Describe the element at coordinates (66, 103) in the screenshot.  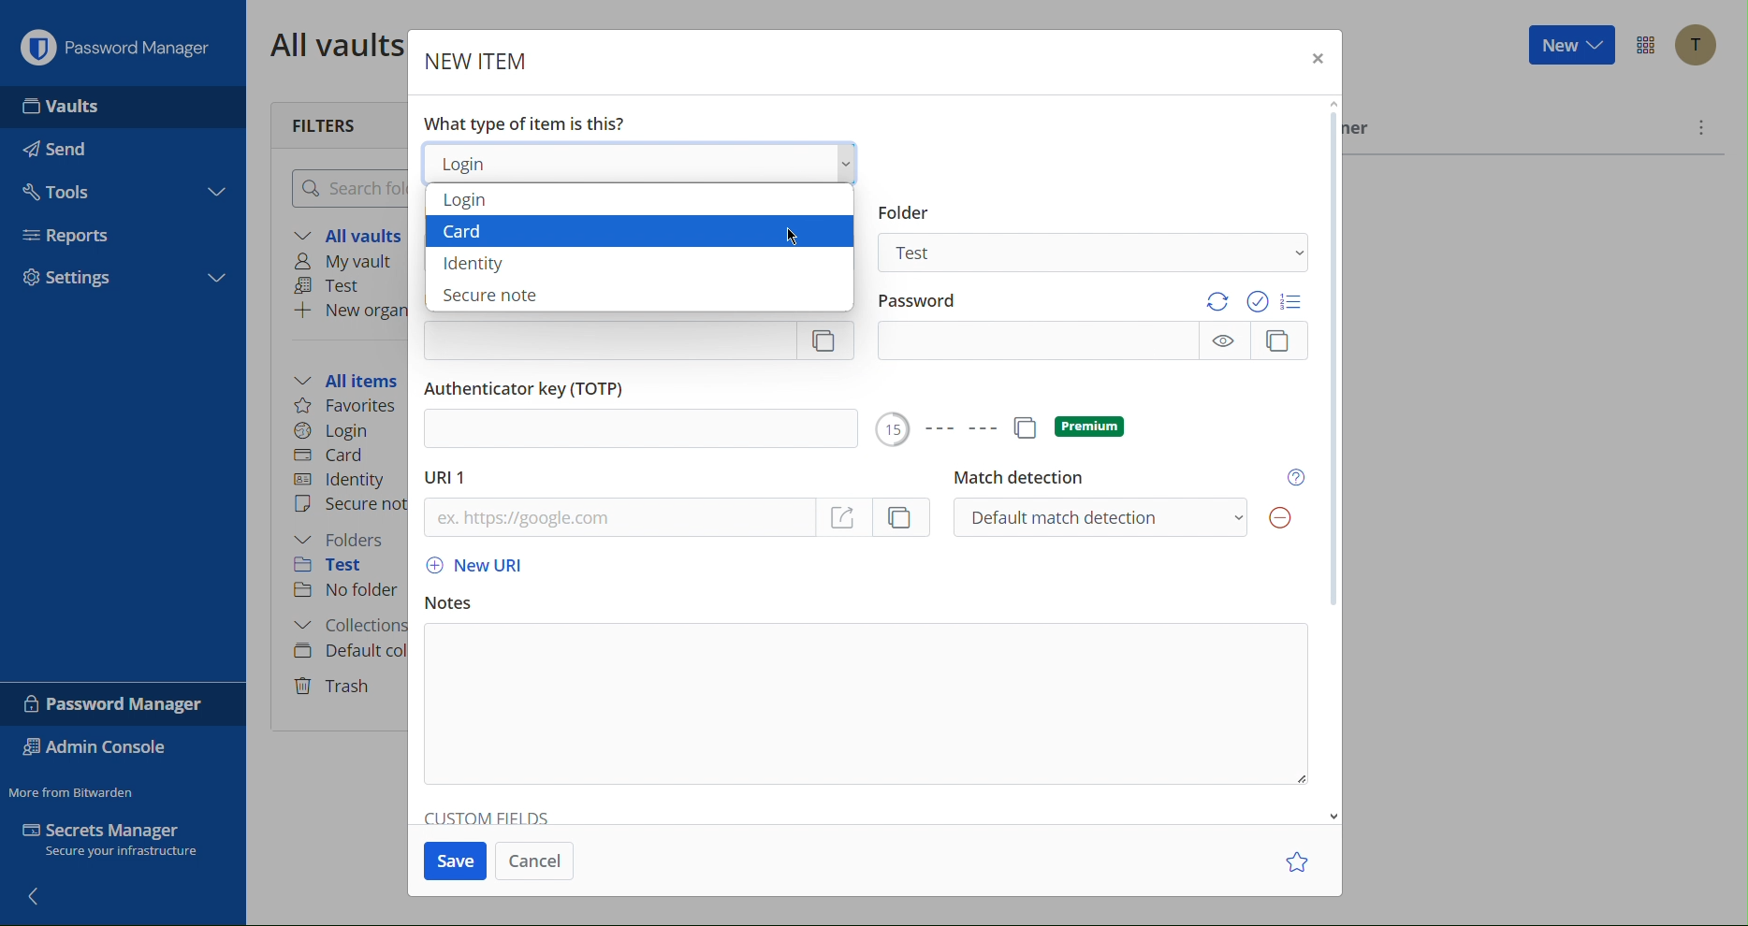
I see `Vaults` at that location.